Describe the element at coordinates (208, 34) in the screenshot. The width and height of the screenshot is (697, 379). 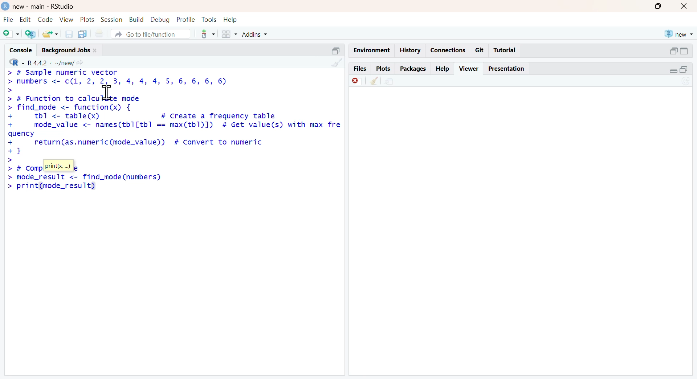
I see `tools` at that location.